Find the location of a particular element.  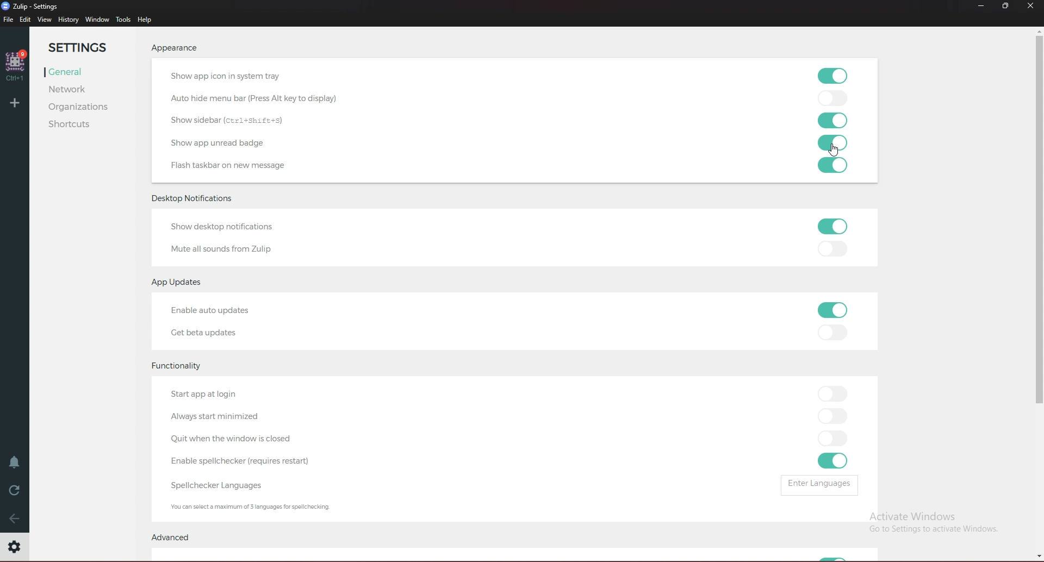

toggle is located at coordinates (836, 165).